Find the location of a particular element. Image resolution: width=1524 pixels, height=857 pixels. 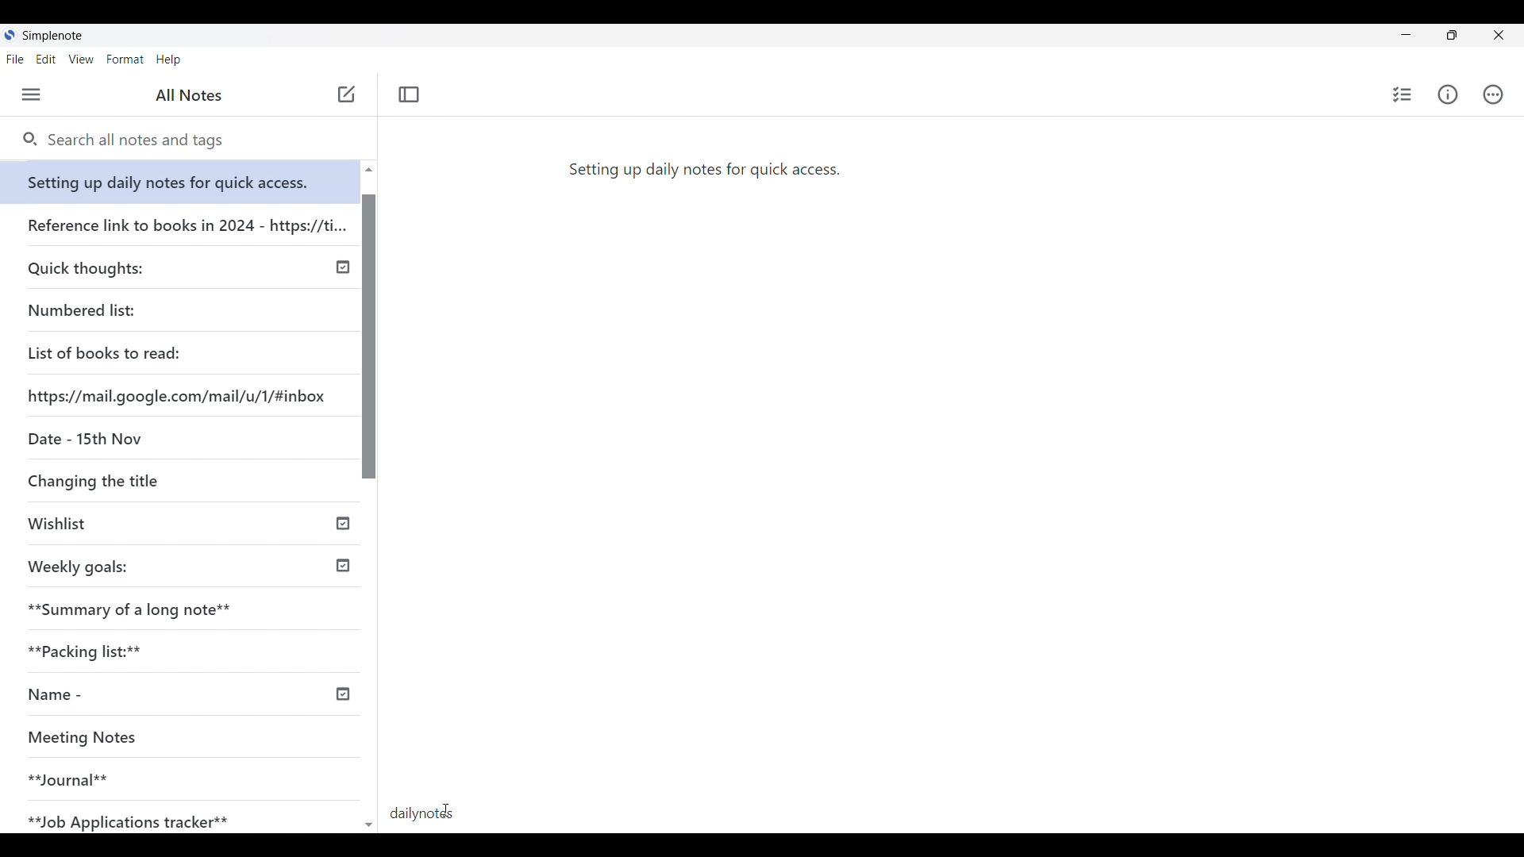

cursor is located at coordinates (444, 813).